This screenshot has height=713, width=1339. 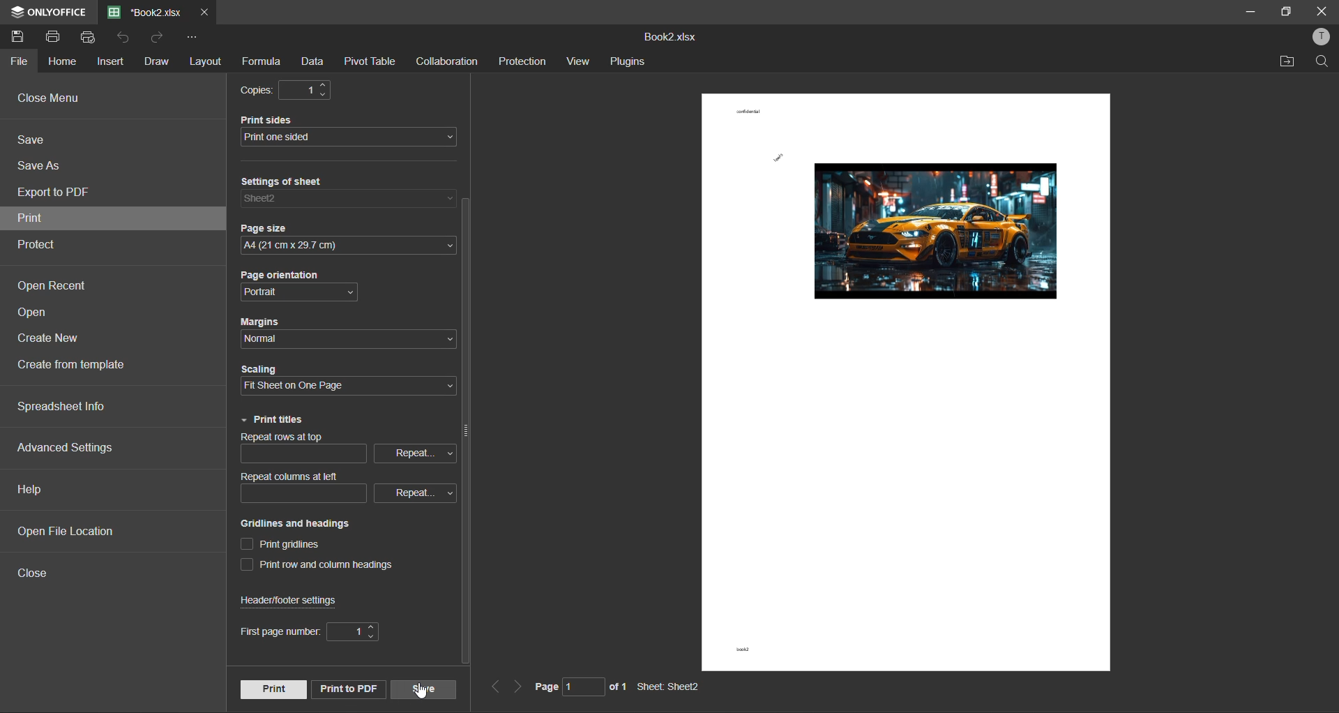 I want to click on vertical scroll bar, so click(x=471, y=433).